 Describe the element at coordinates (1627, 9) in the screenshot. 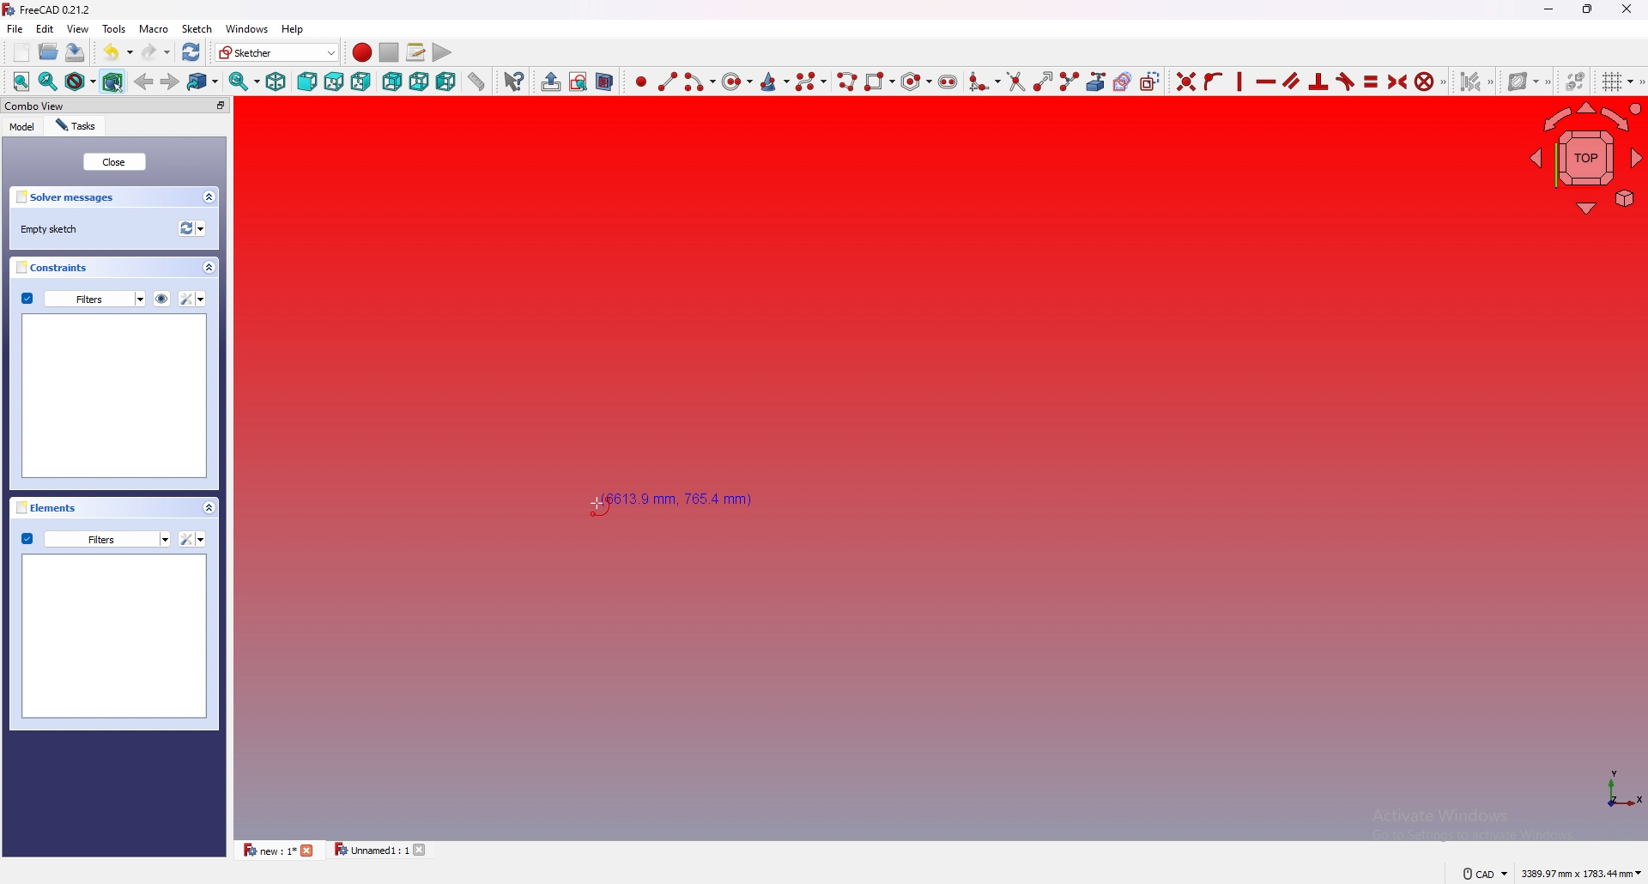

I see `close` at that location.